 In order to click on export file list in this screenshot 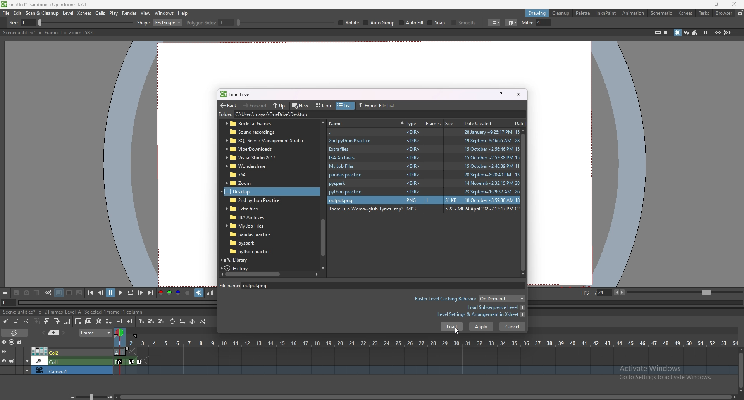, I will do `click(376, 106)`.